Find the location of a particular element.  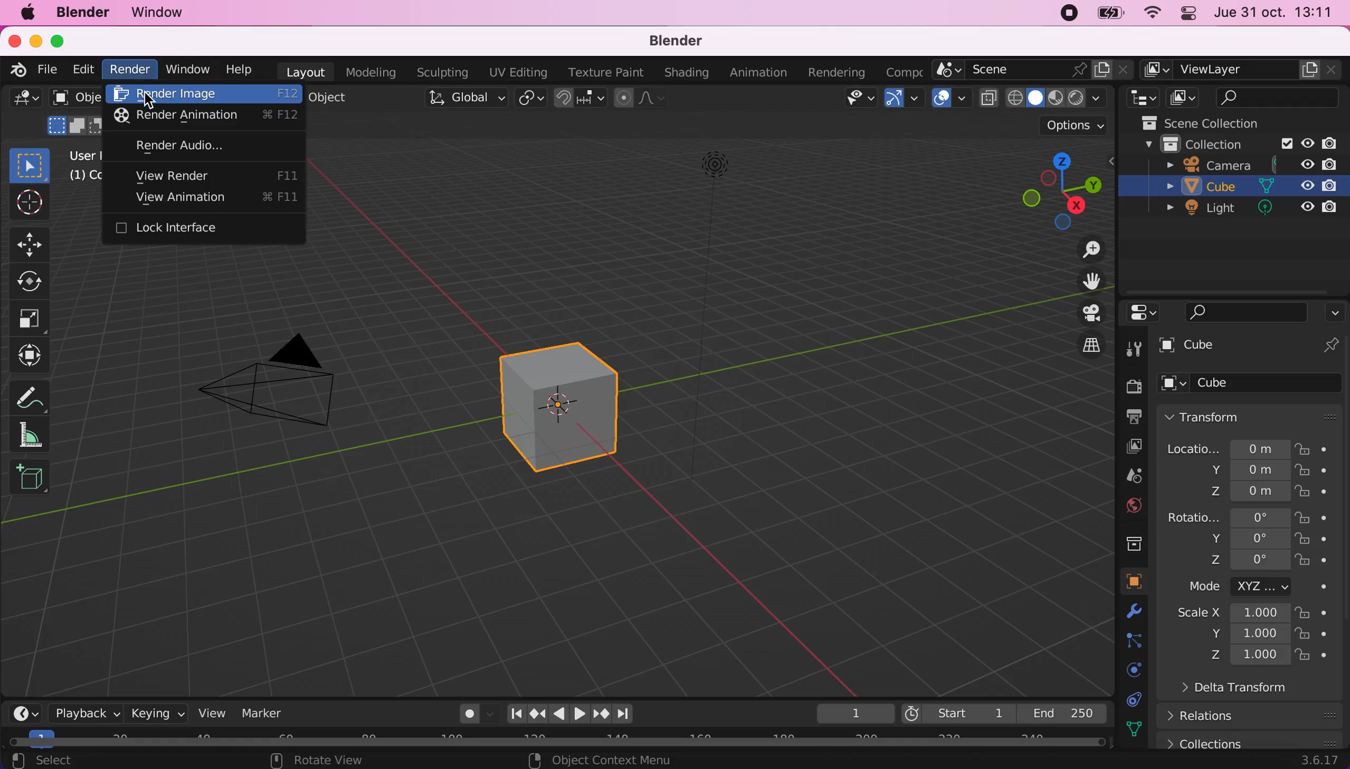

relations is located at coordinates (1207, 716).